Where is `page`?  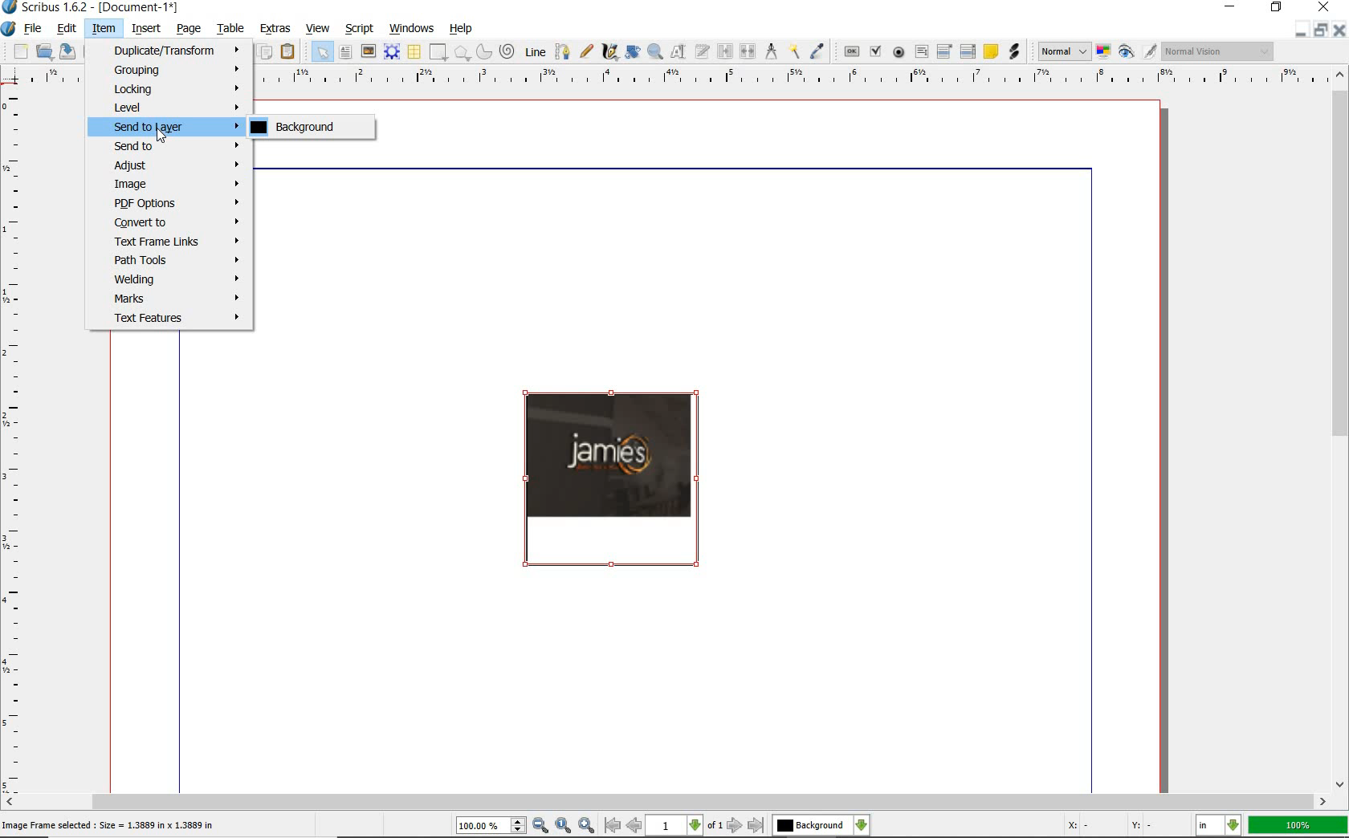
page is located at coordinates (190, 29).